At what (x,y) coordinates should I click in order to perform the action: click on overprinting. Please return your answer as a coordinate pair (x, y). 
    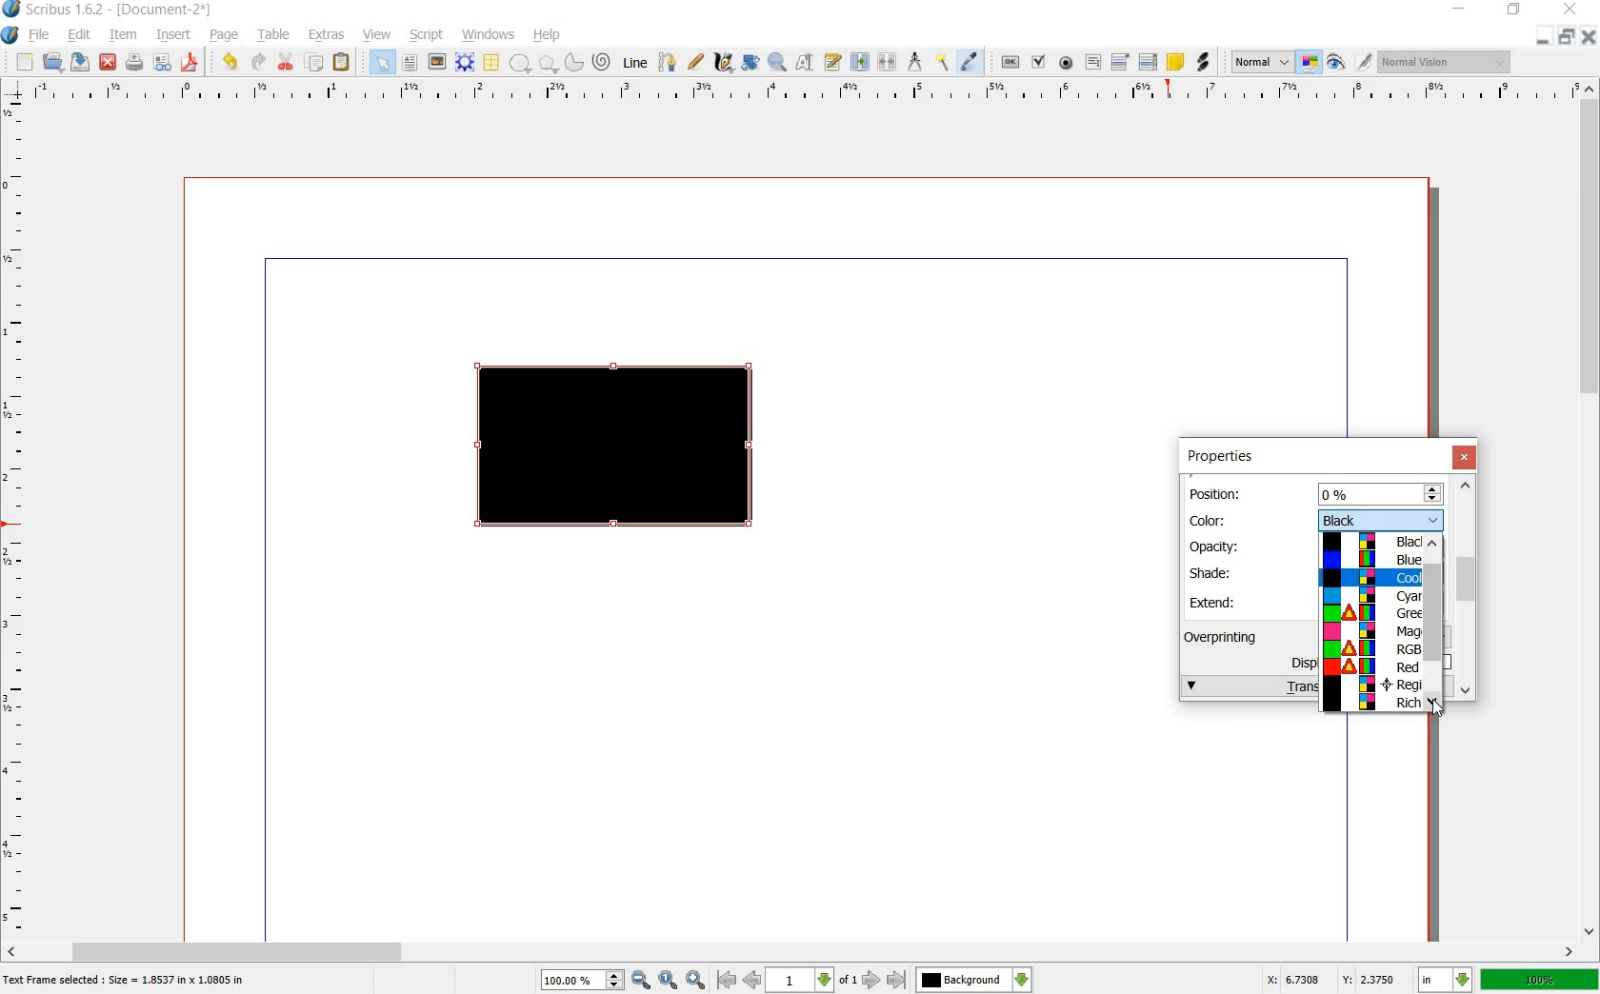
    Looking at the image, I should click on (1230, 636).